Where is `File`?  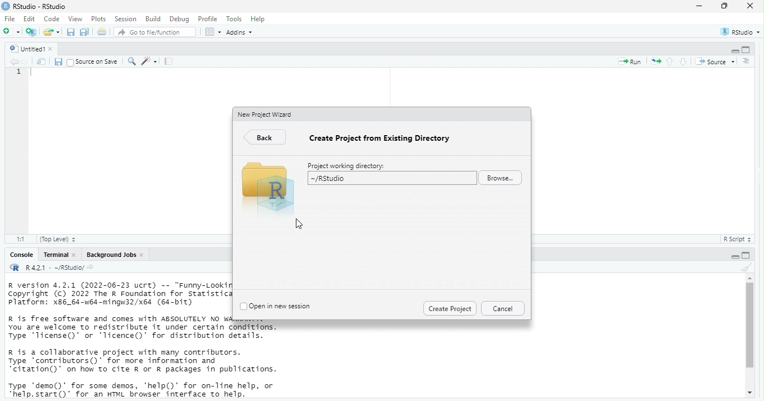
File is located at coordinates (10, 19).